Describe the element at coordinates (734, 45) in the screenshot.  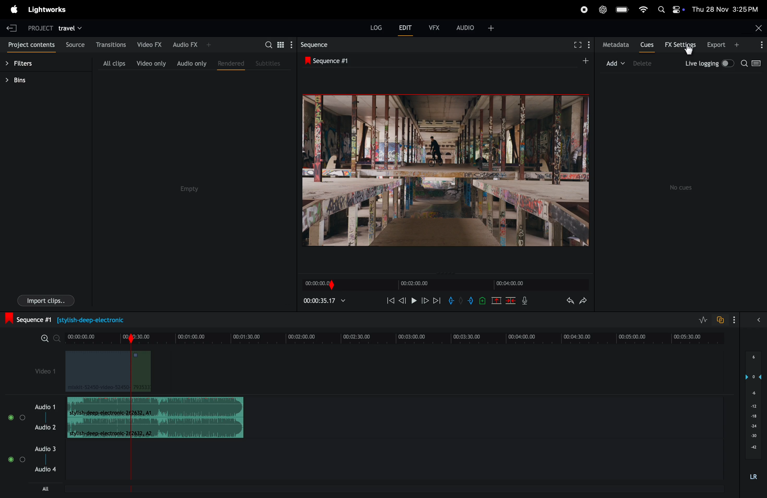
I see `exports` at that location.